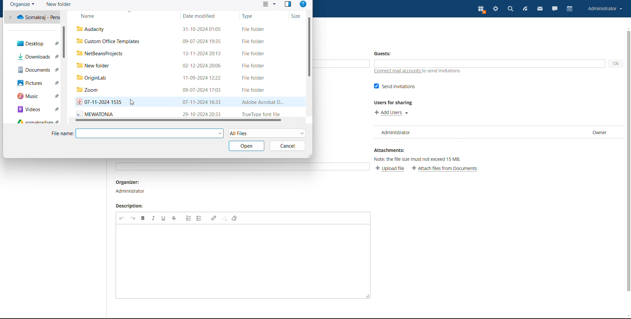  I want to click on scroll up, so click(627, 28).